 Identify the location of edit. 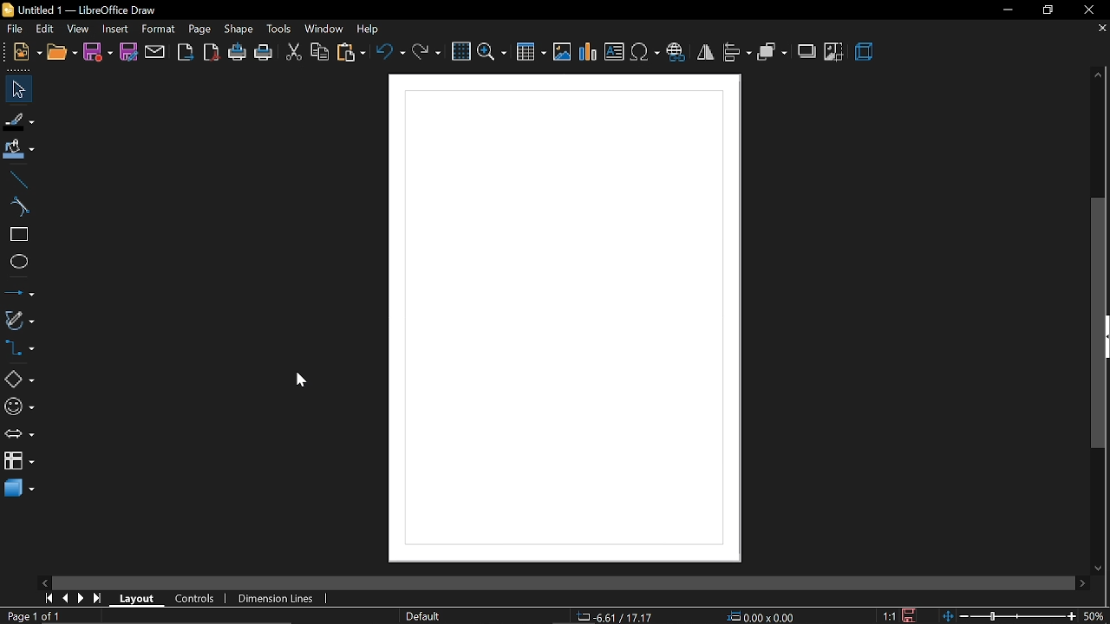
(46, 29).